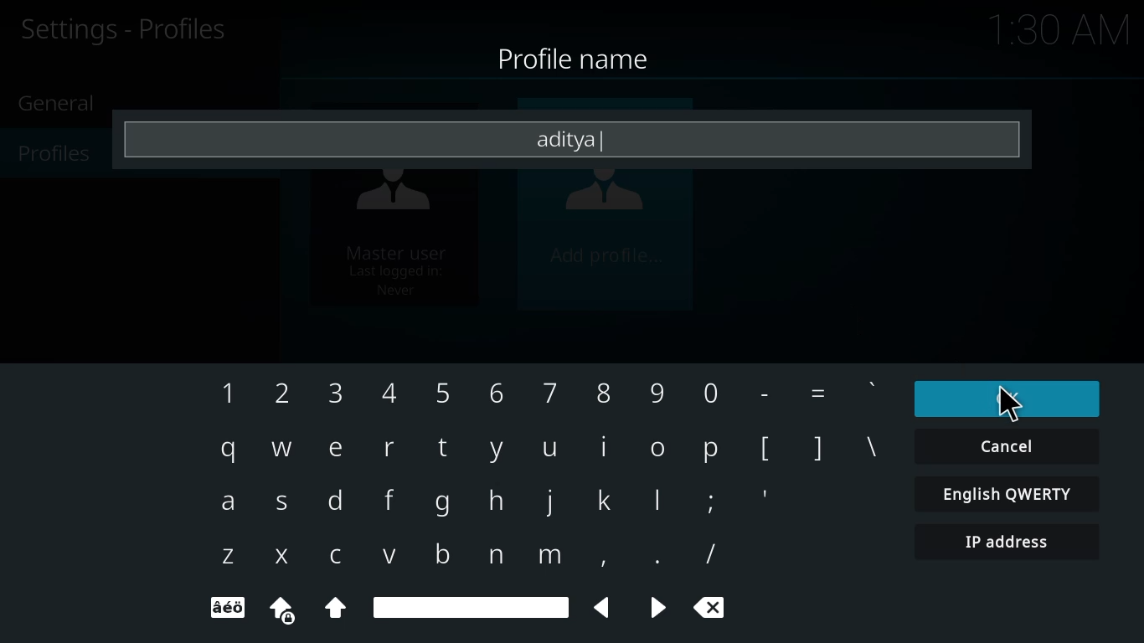  I want to click on 3, so click(337, 396).